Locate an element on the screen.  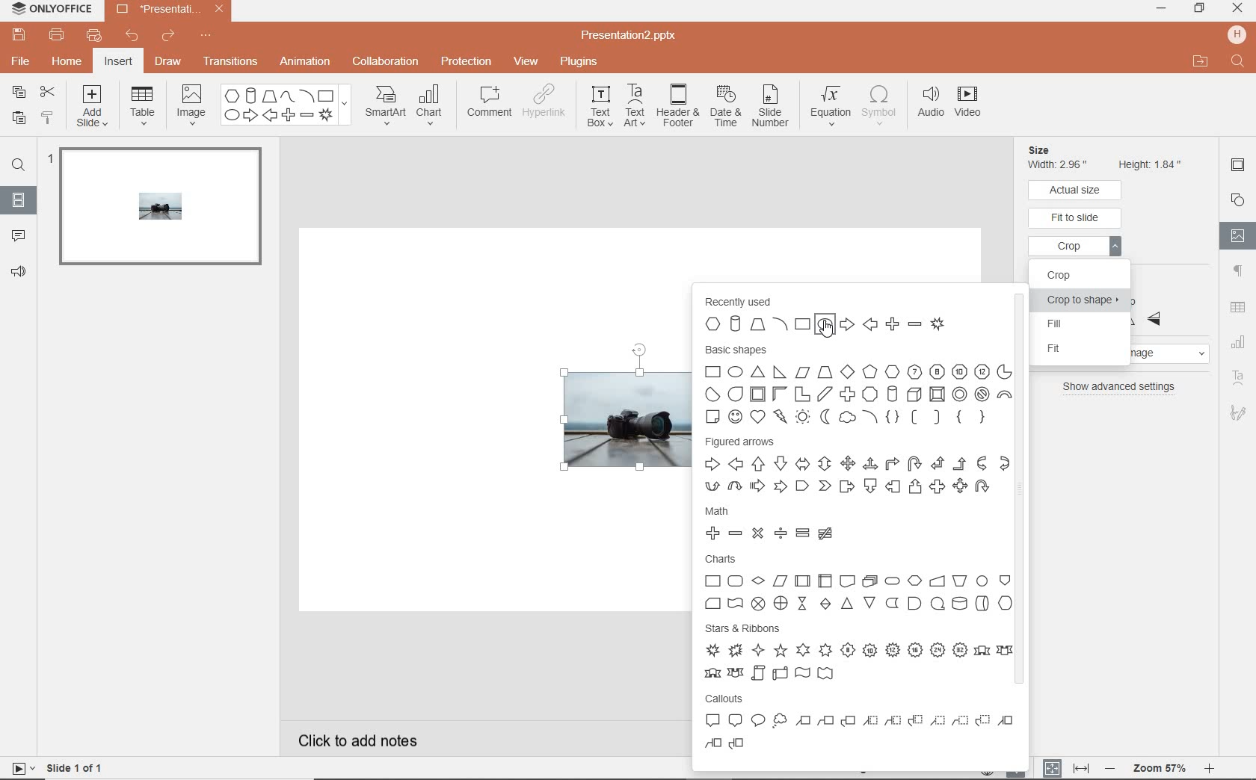
comment is located at coordinates (490, 104).